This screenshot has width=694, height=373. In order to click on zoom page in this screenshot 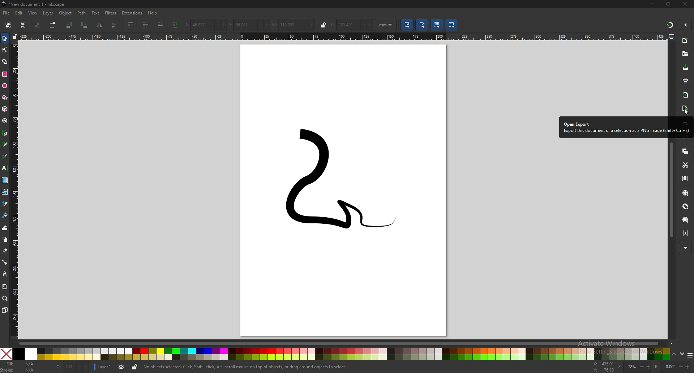, I will do `click(686, 220)`.